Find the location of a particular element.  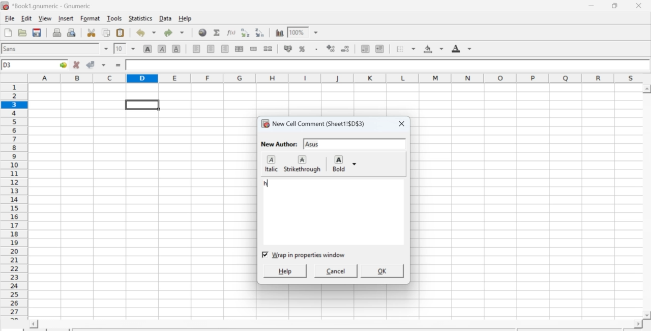

Increase number of decimals is located at coordinates (331, 48).